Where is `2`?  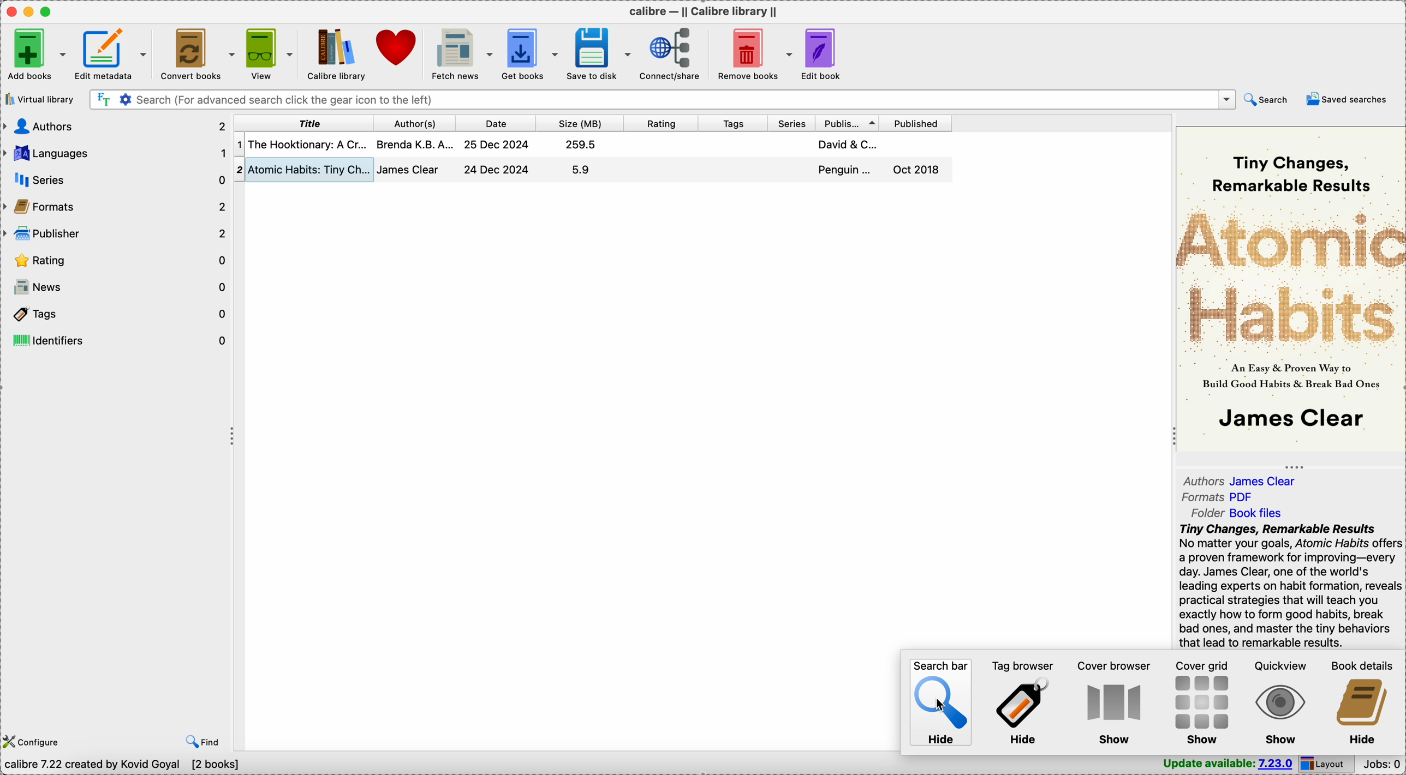
2 is located at coordinates (239, 171).